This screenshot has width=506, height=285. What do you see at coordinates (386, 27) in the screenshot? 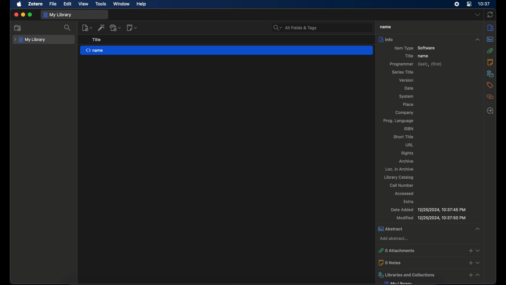
I see `name` at bounding box center [386, 27].